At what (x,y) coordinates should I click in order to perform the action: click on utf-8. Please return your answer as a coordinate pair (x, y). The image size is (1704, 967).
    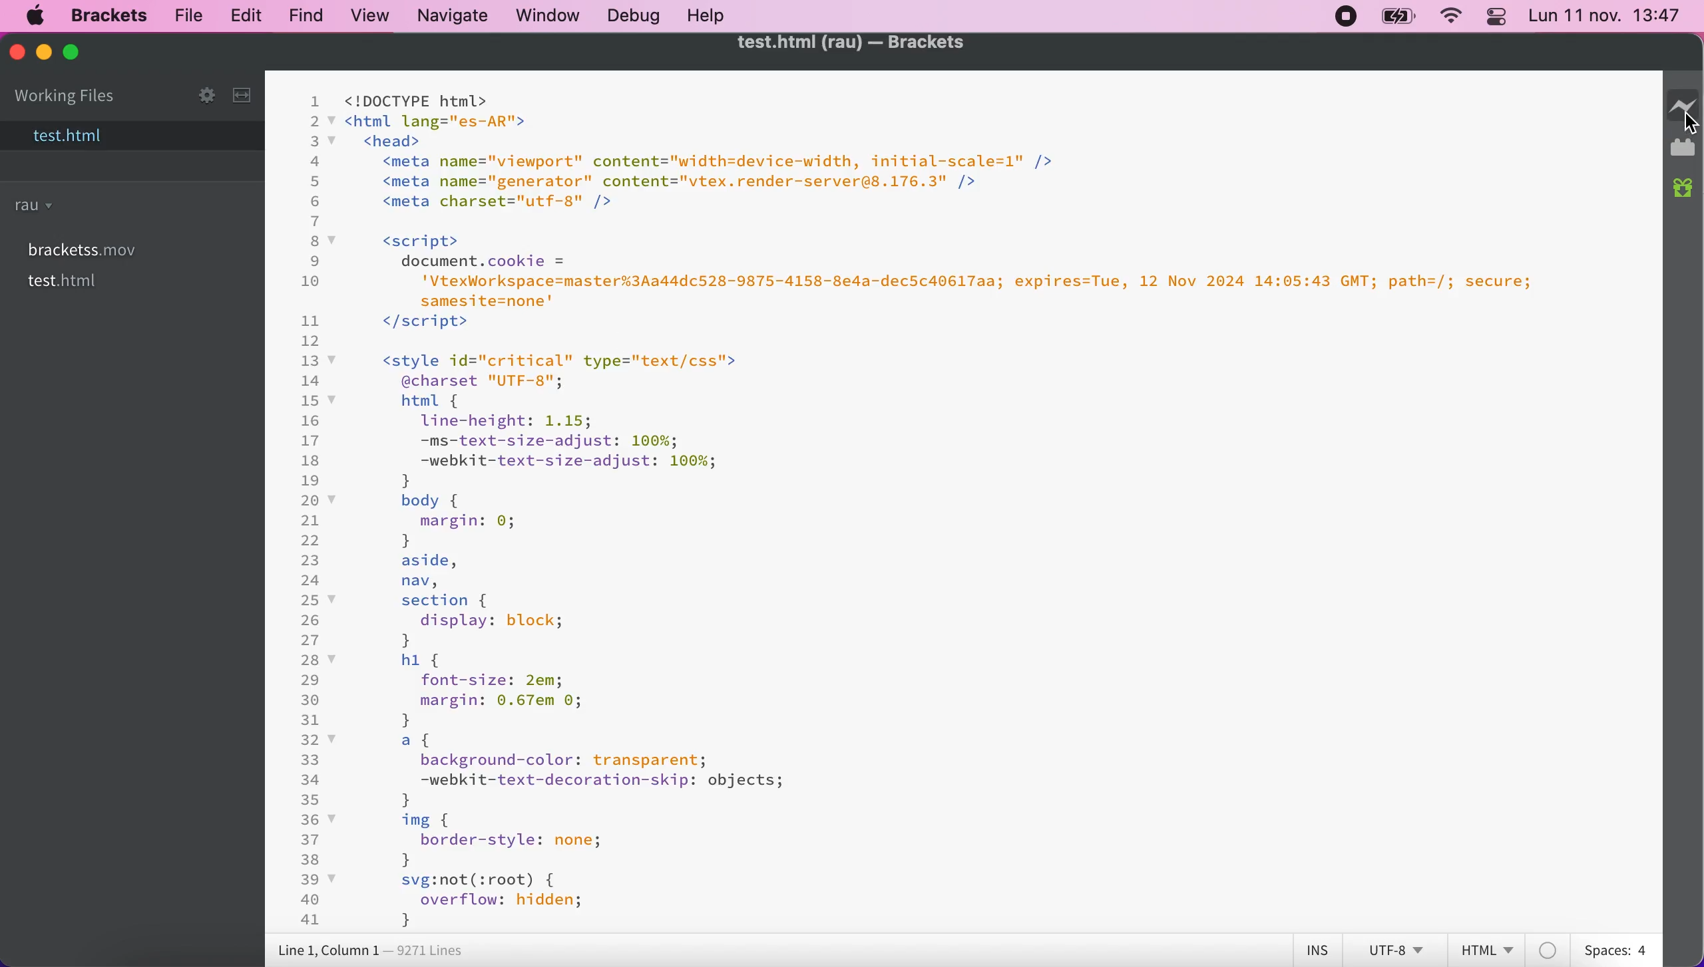
    Looking at the image, I should click on (1396, 949).